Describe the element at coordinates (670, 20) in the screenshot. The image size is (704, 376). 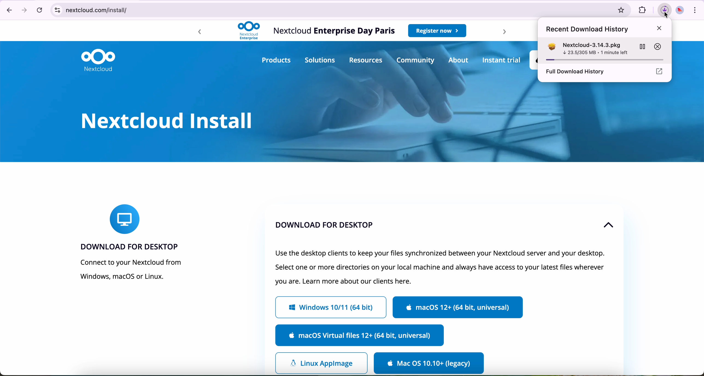
I see `cursor` at that location.